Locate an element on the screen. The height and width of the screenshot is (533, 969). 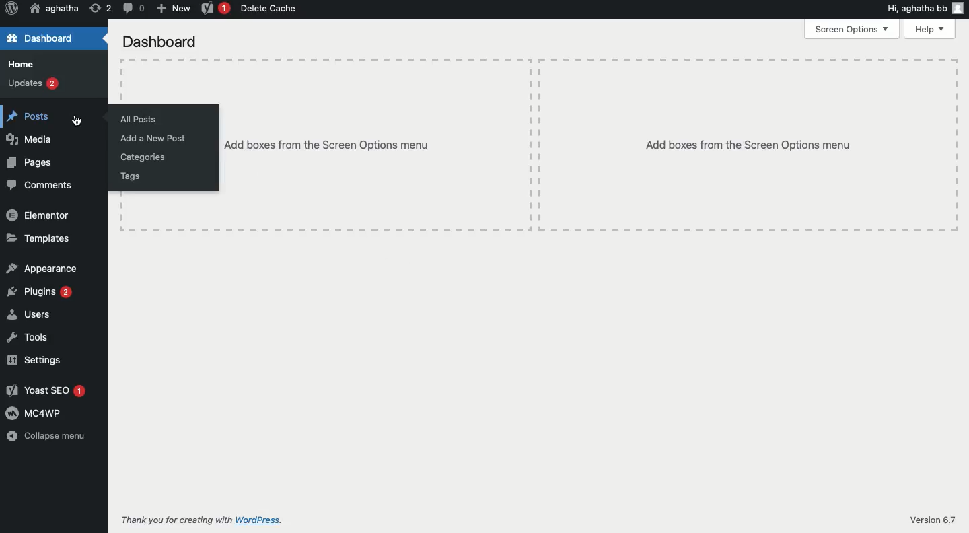
New is located at coordinates (173, 9).